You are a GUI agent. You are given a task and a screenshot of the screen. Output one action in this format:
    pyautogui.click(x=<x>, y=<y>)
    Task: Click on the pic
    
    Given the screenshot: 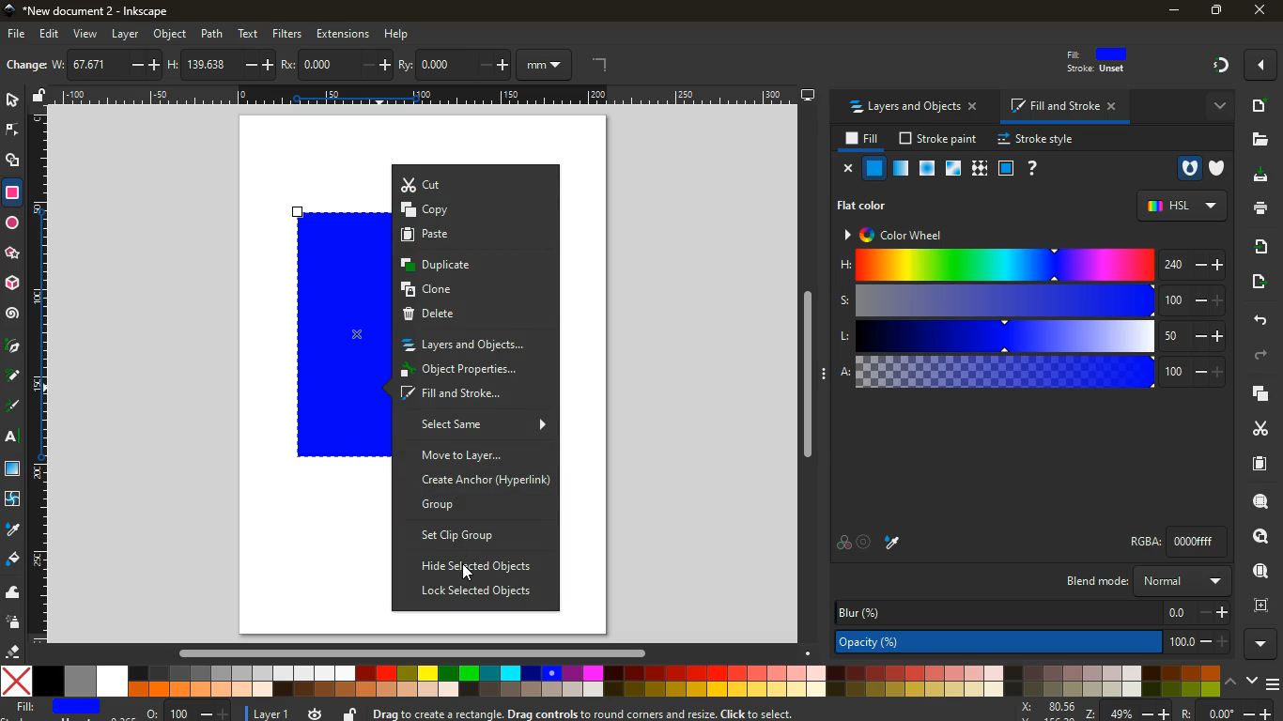 What is the action you would take?
    pyautogui.click(x=13, y=344)
    